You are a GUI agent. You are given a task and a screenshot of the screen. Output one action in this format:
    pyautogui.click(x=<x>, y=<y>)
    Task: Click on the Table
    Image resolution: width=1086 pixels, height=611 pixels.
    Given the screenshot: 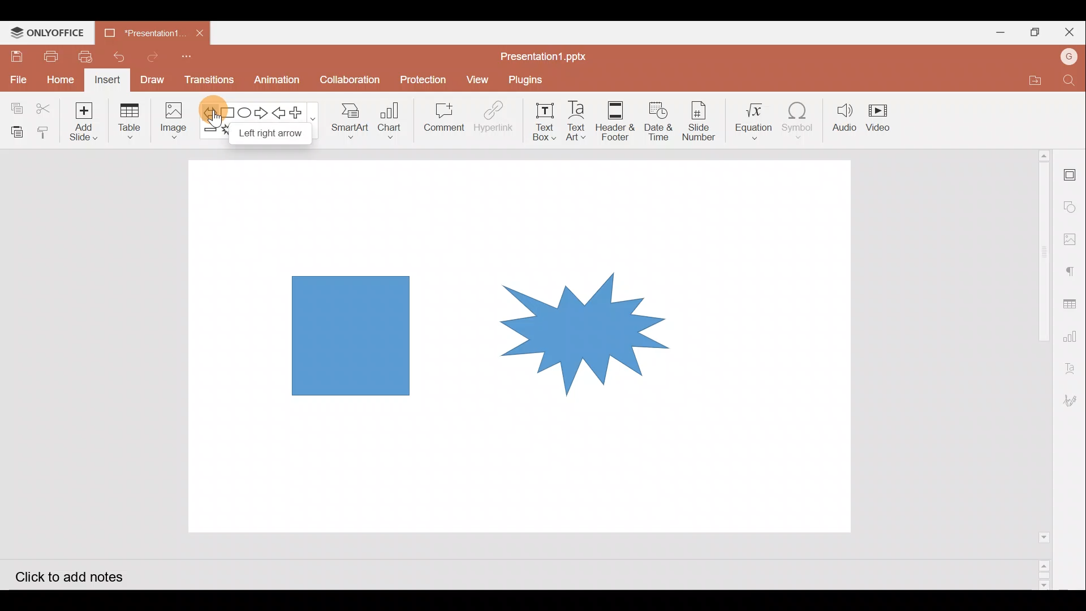 What is the action you would take?
    pyautogui.click(x=128, y=123)
    